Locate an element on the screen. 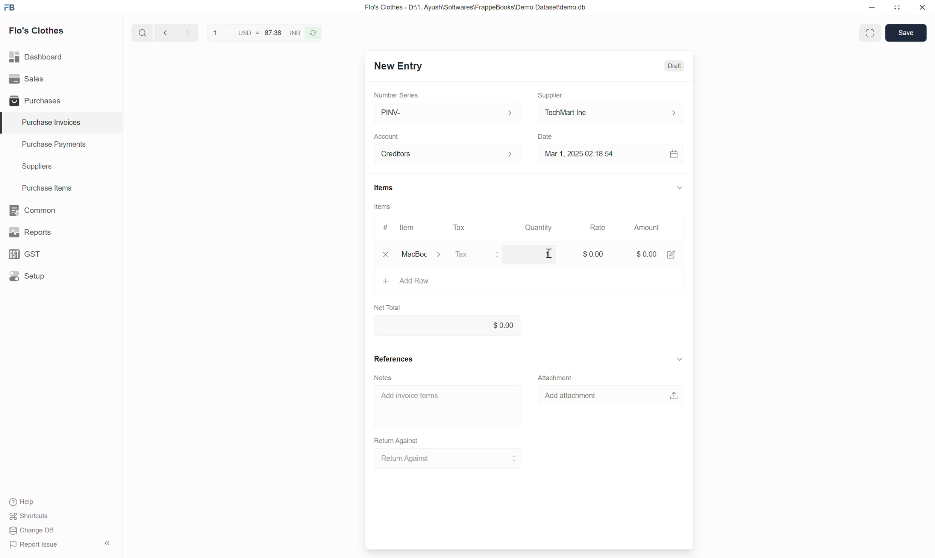  Collapse is located at coordinates (680, 359).